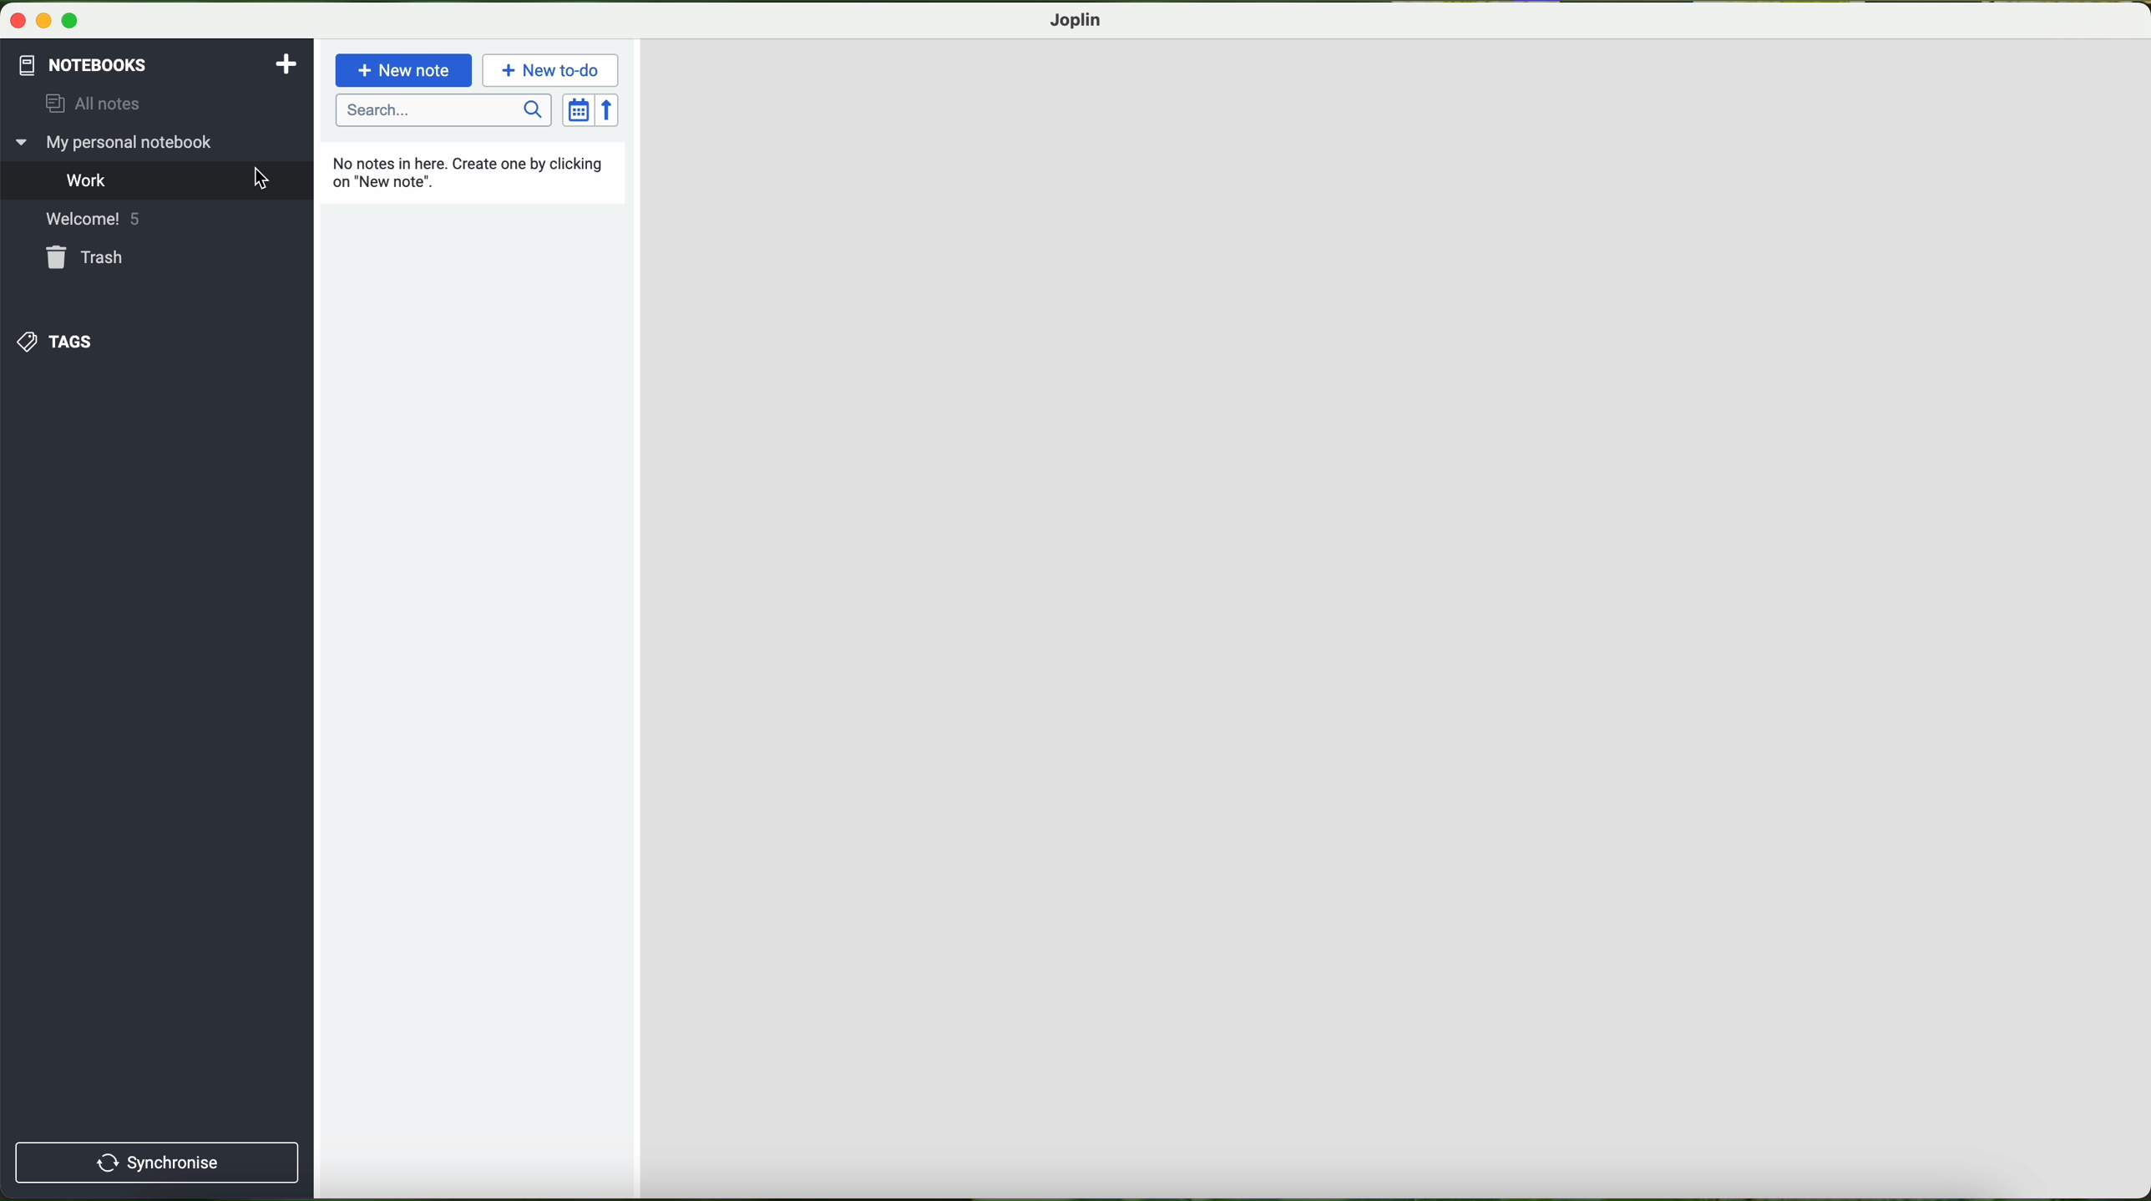  Describe the element at coordinates (19, 21) in the screenshot. I see `close` at that location.